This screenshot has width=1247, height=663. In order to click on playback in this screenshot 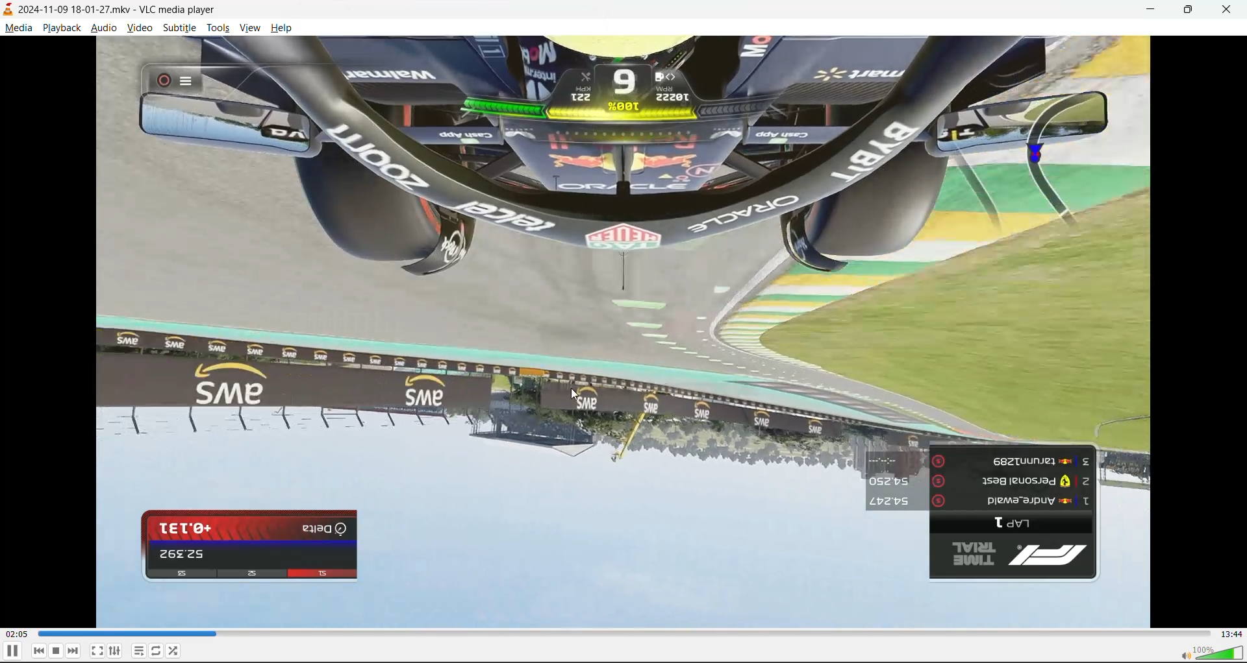, I will do `click(59, 26)`.